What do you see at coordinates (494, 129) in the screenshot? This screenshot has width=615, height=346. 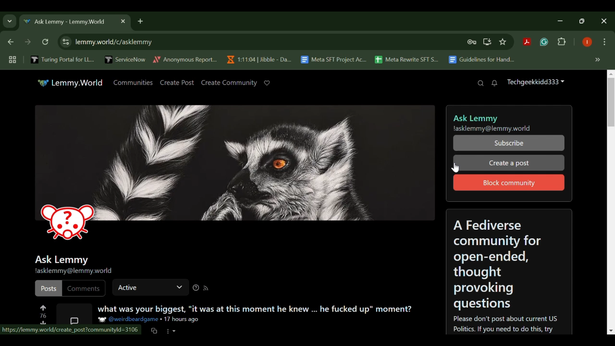 I see `!asklemmy@lemmy.world` at bounding box center [494, 129].